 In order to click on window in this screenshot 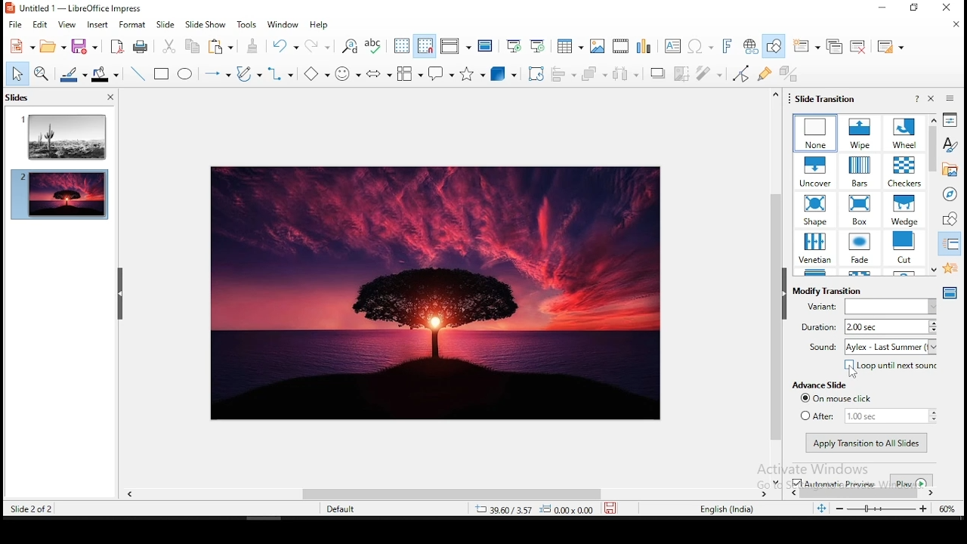, I will do `click(283, 25)`.